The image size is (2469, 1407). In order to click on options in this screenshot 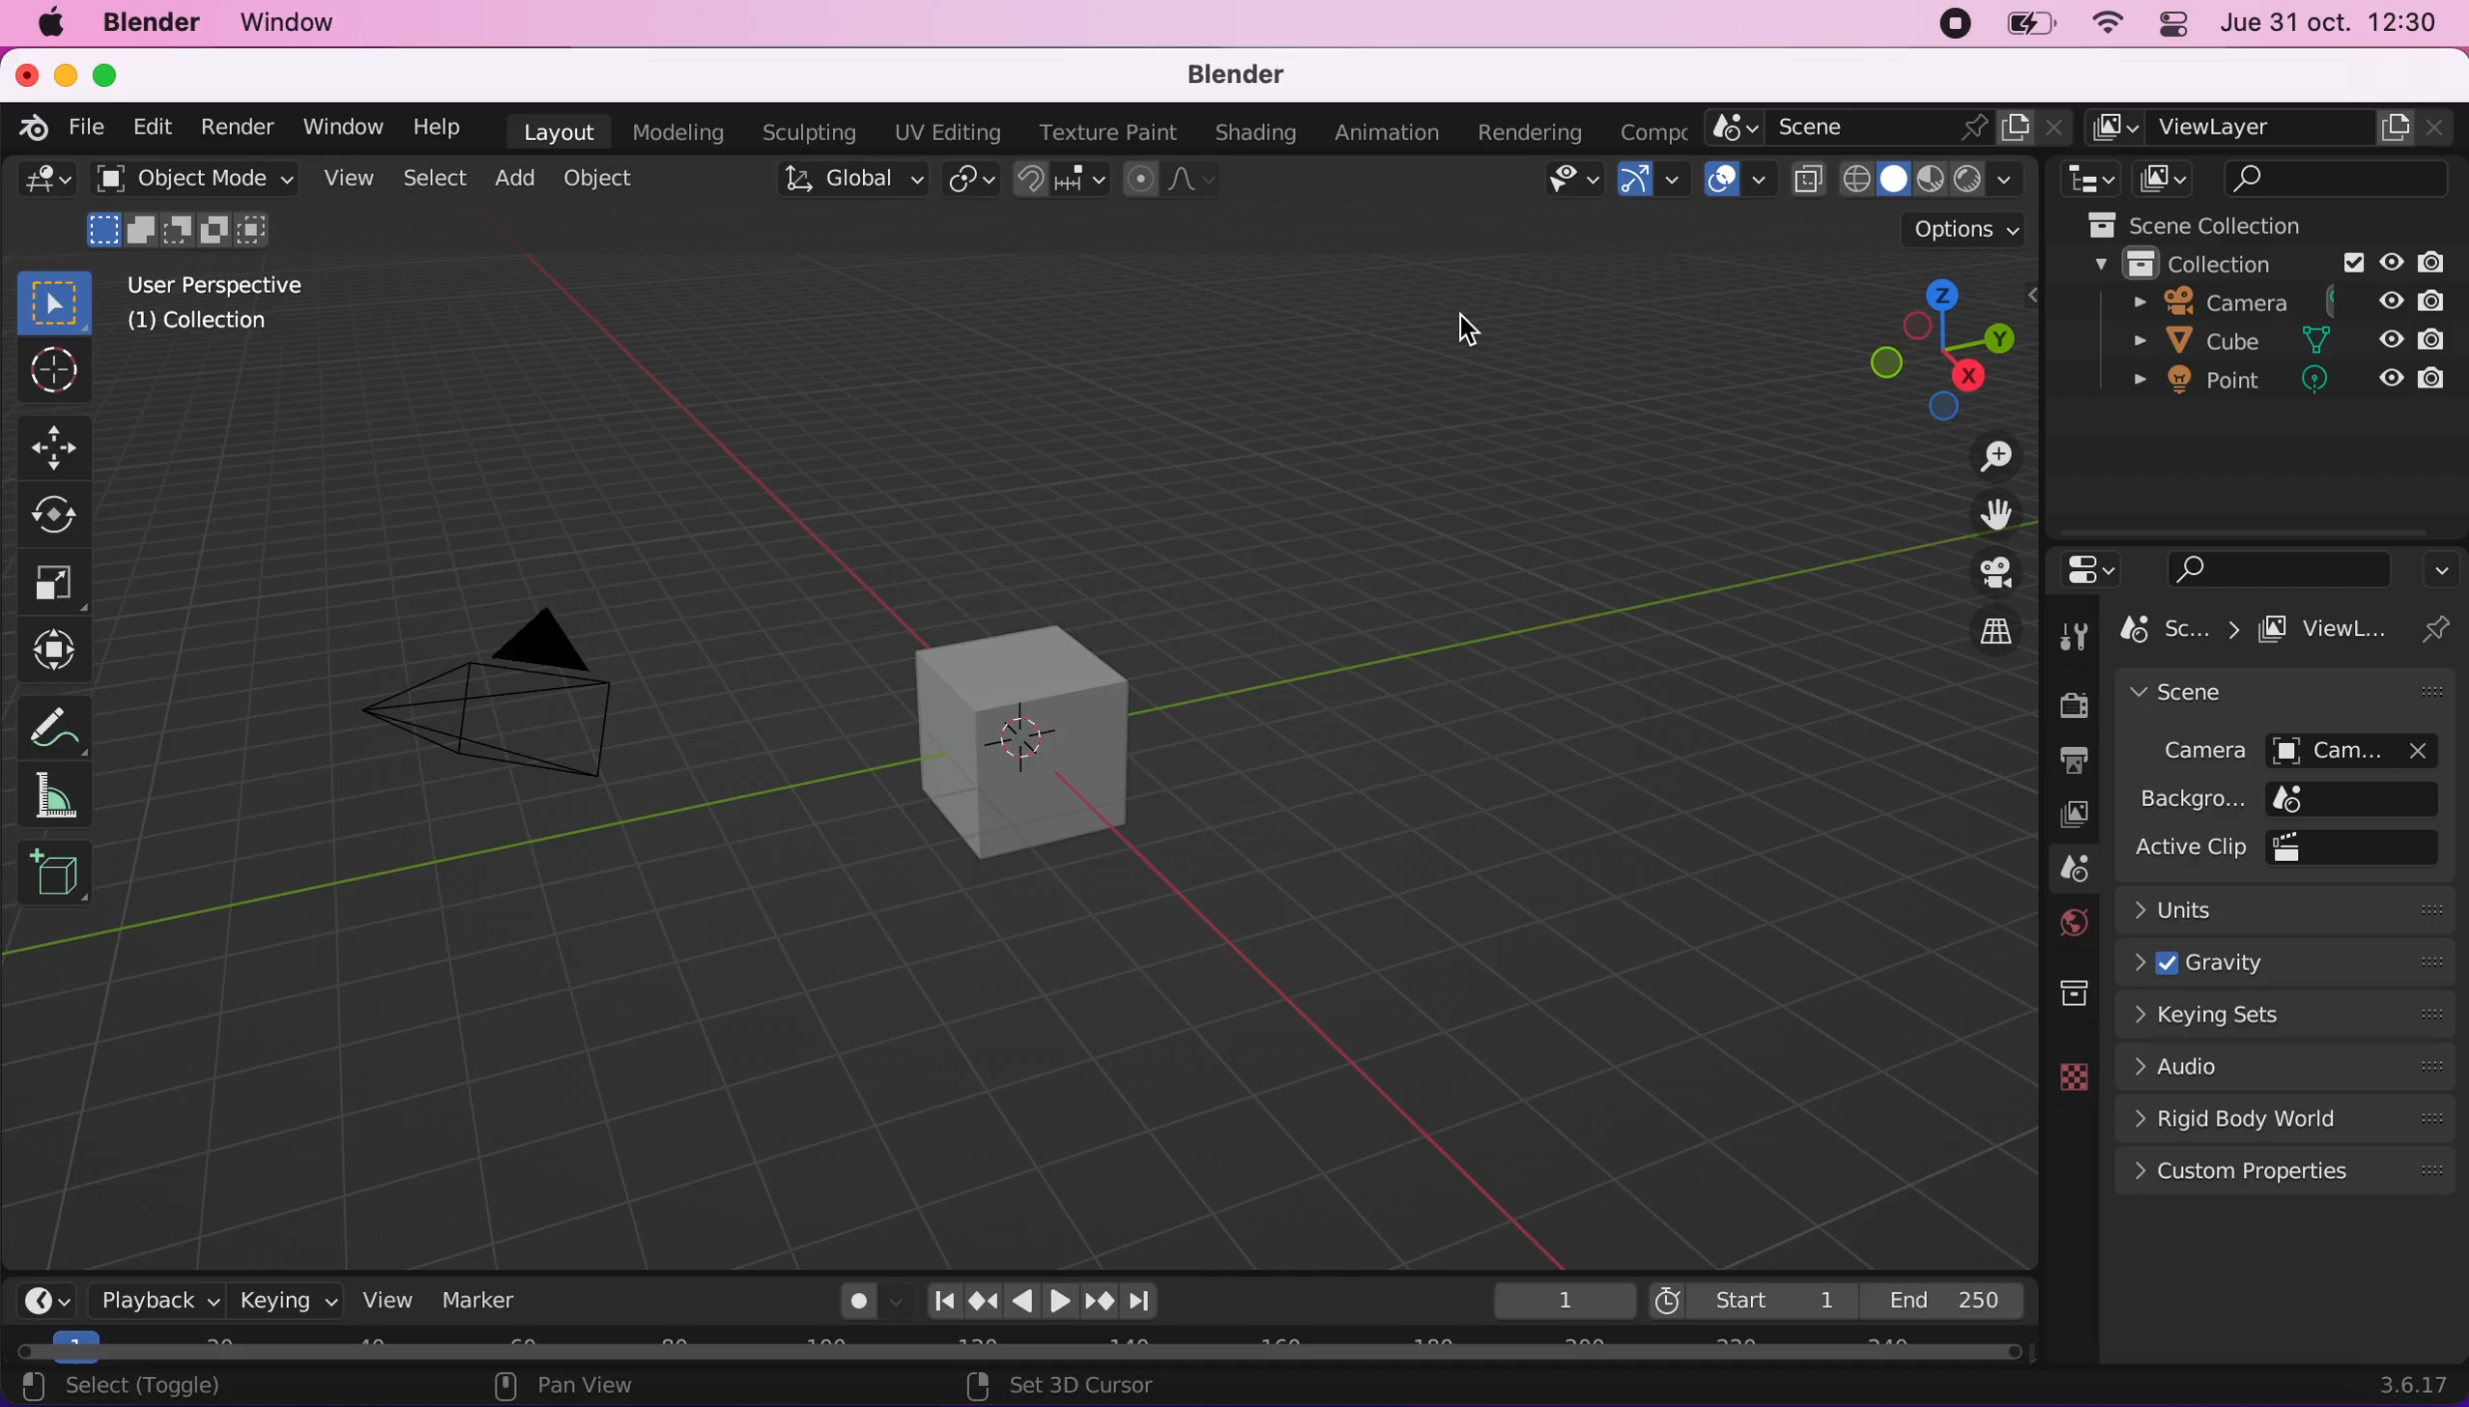, I will do `click(1965, 232)`.